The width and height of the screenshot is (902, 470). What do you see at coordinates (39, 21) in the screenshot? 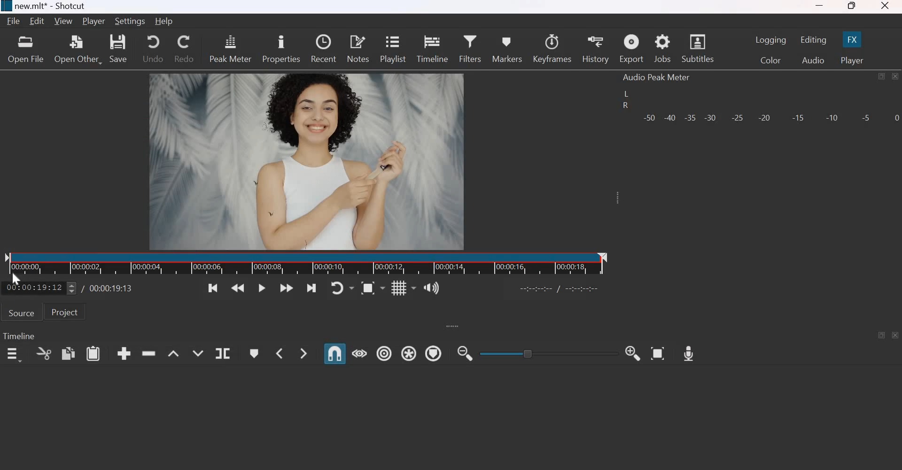
I see `Edit` at bounding box center [39, 21].